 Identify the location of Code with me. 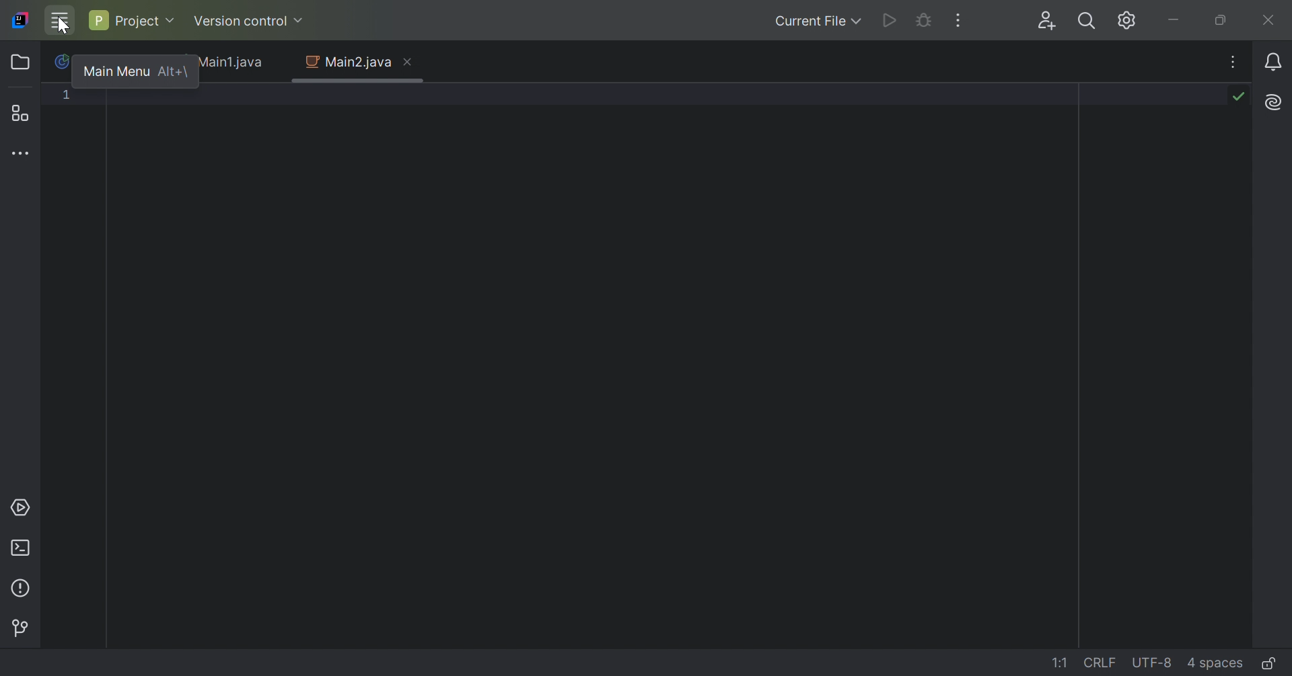
(1045, 22).